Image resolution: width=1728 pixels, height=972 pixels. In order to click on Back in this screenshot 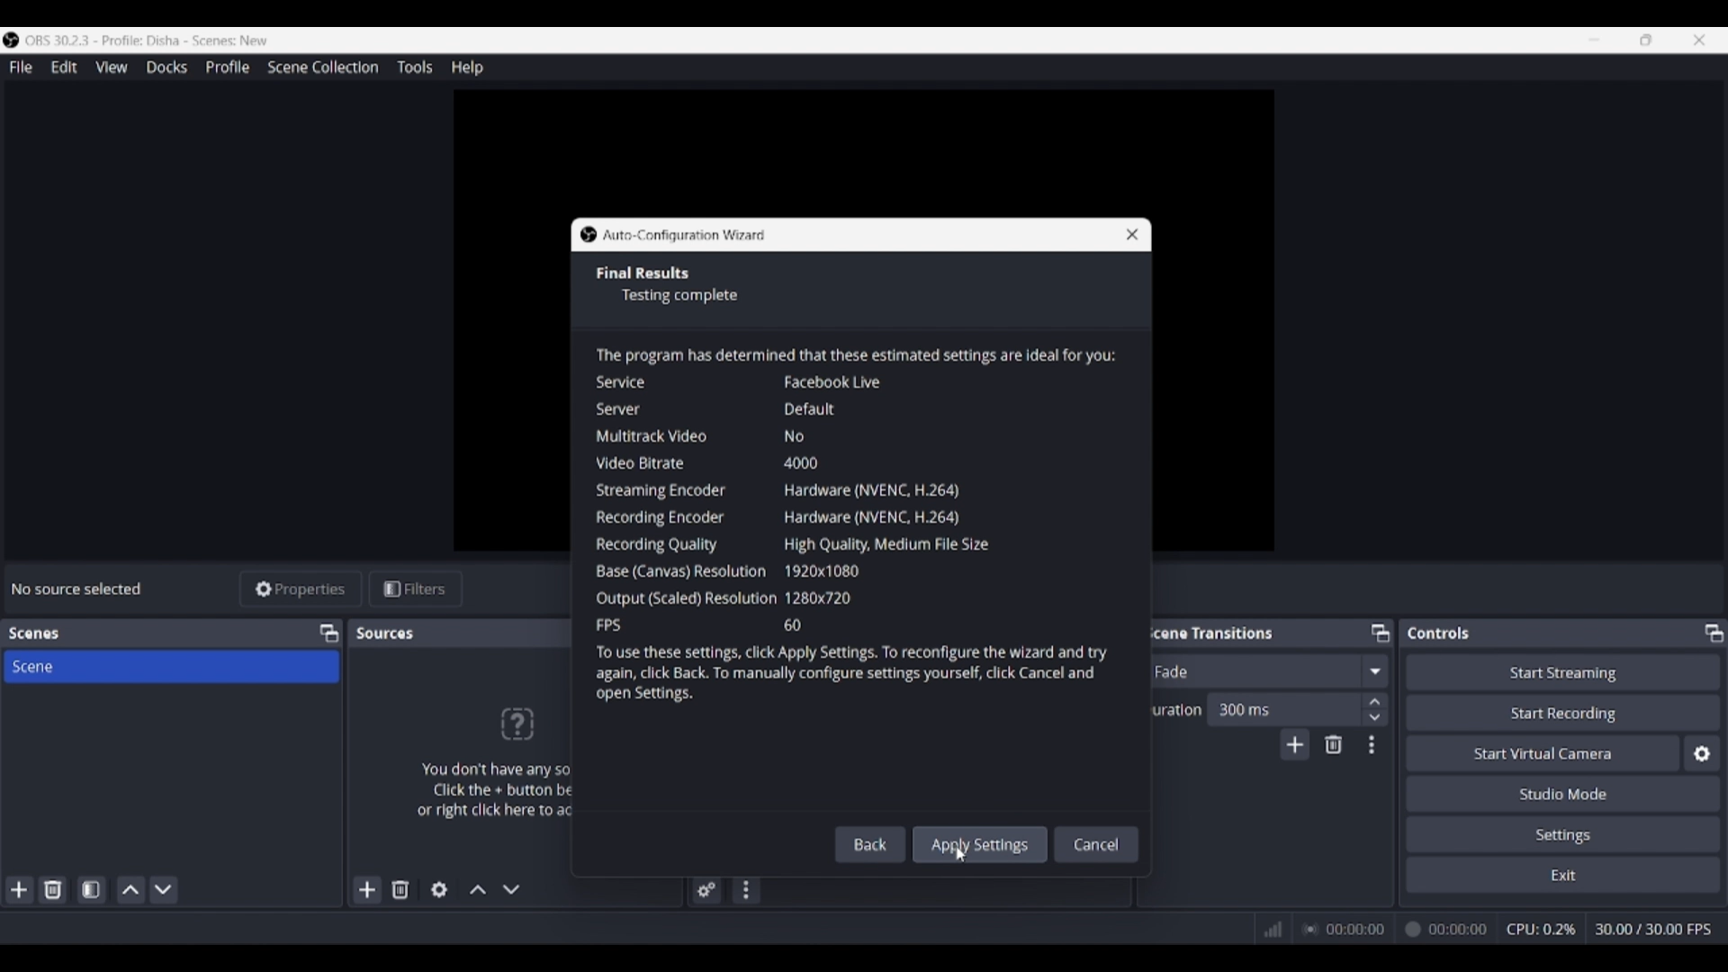, I will do `click(871, 845)`.